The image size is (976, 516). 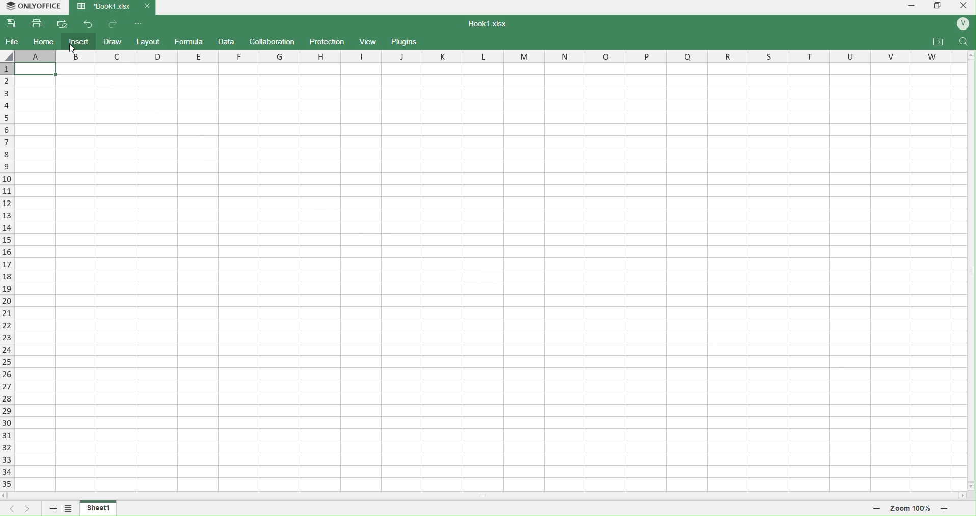 What do you see at coordinates (73, 50) in the screenshot?
I see `cursor` at bounding box center [73, 50].